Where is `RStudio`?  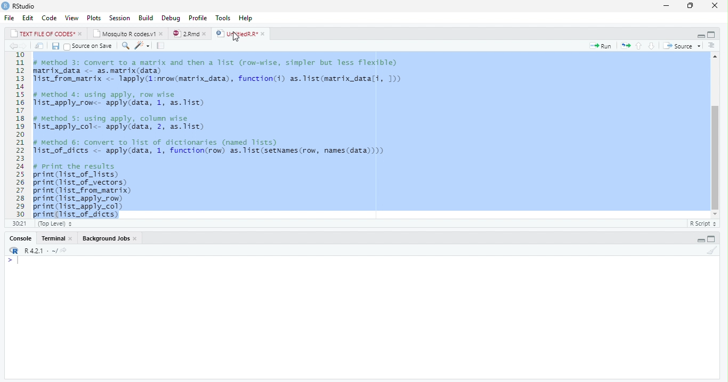
RStudio is located at coordinates (19, 6).